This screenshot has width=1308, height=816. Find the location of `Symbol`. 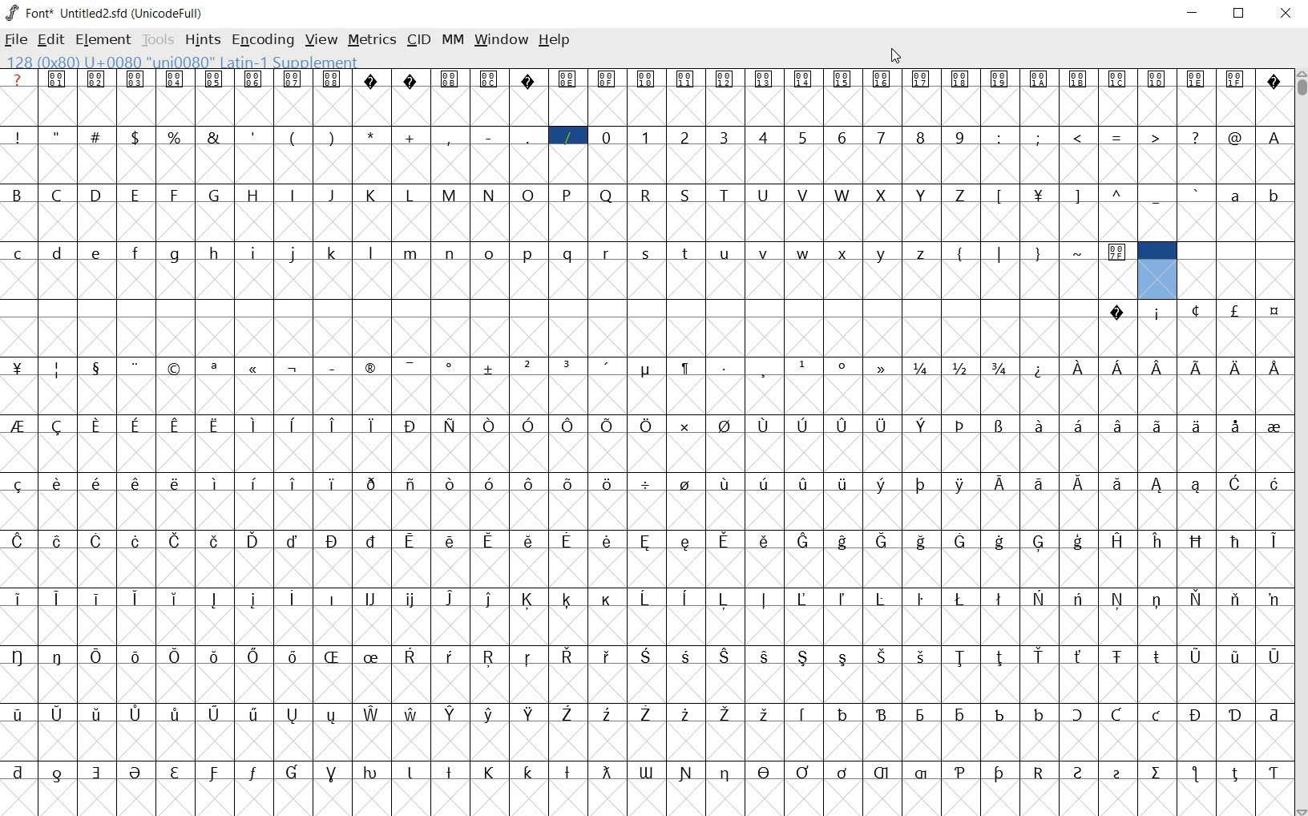

Symbol is located at coordinates (332, 770).